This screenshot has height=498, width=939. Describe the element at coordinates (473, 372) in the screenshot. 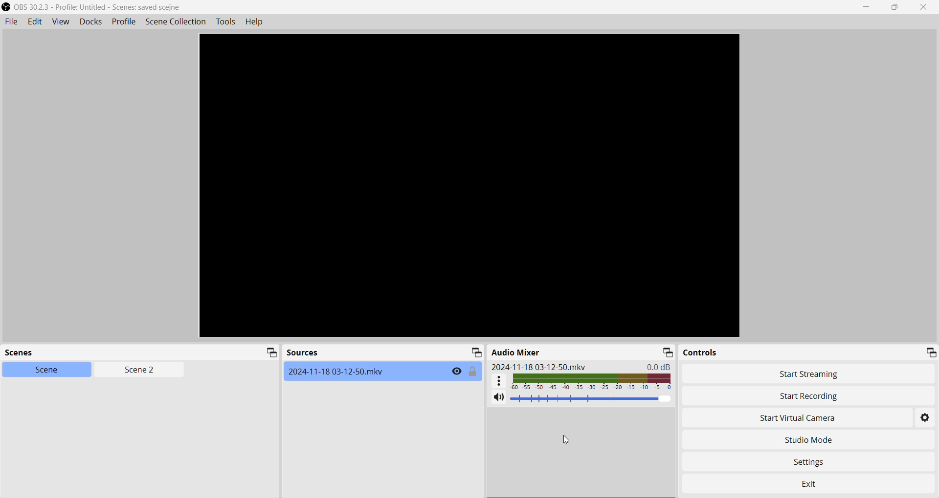

I see `Toggle Lock` at that location.